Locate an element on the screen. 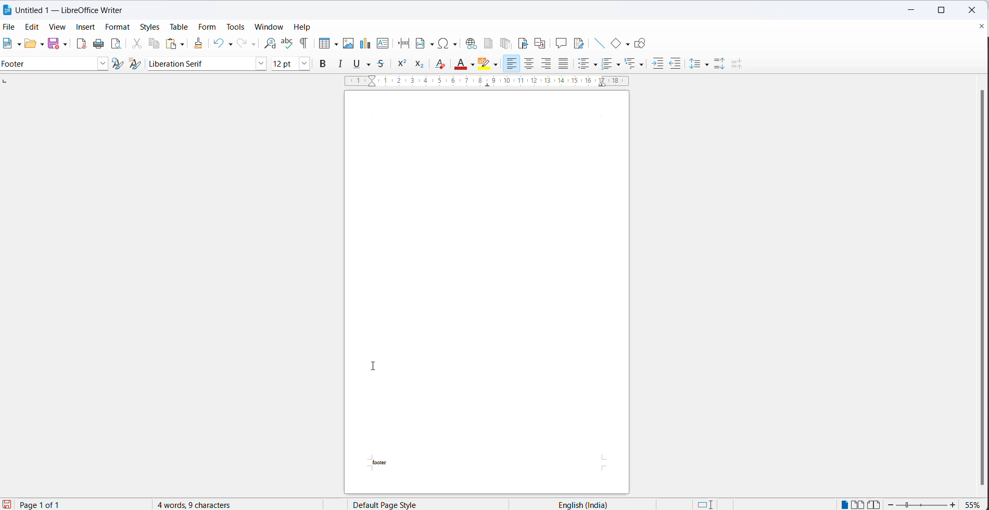 The image size is (989, 510). insert cell is located at coordinates (322, 43).